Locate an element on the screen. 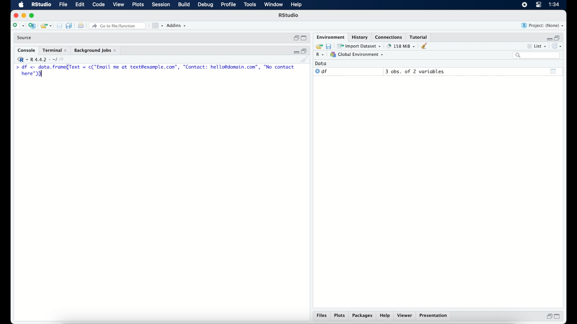  refresh is located at coordinates (558, 46).